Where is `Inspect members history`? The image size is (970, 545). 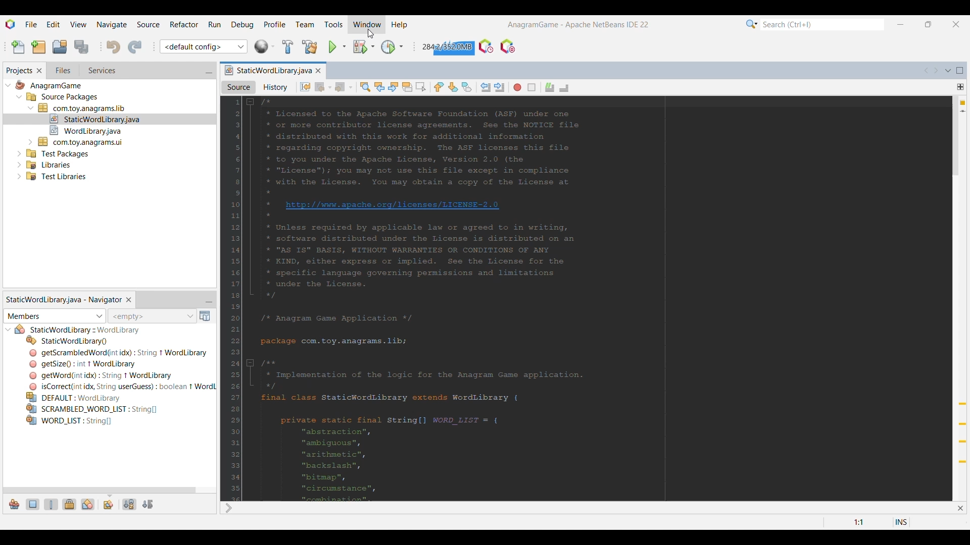 Inspect members history is located at coordinates (152, 316).